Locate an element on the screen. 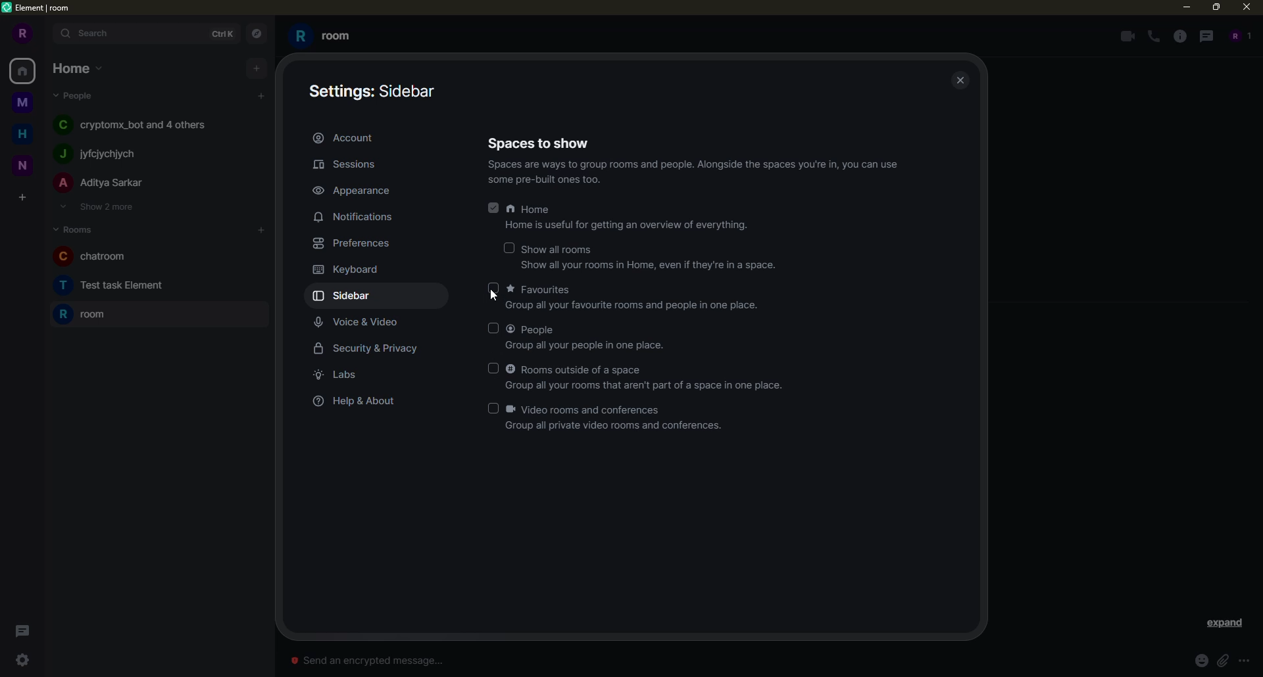 The width and height of the screenshot is (1263, 677). help & about is located at coordinates (353, 402).